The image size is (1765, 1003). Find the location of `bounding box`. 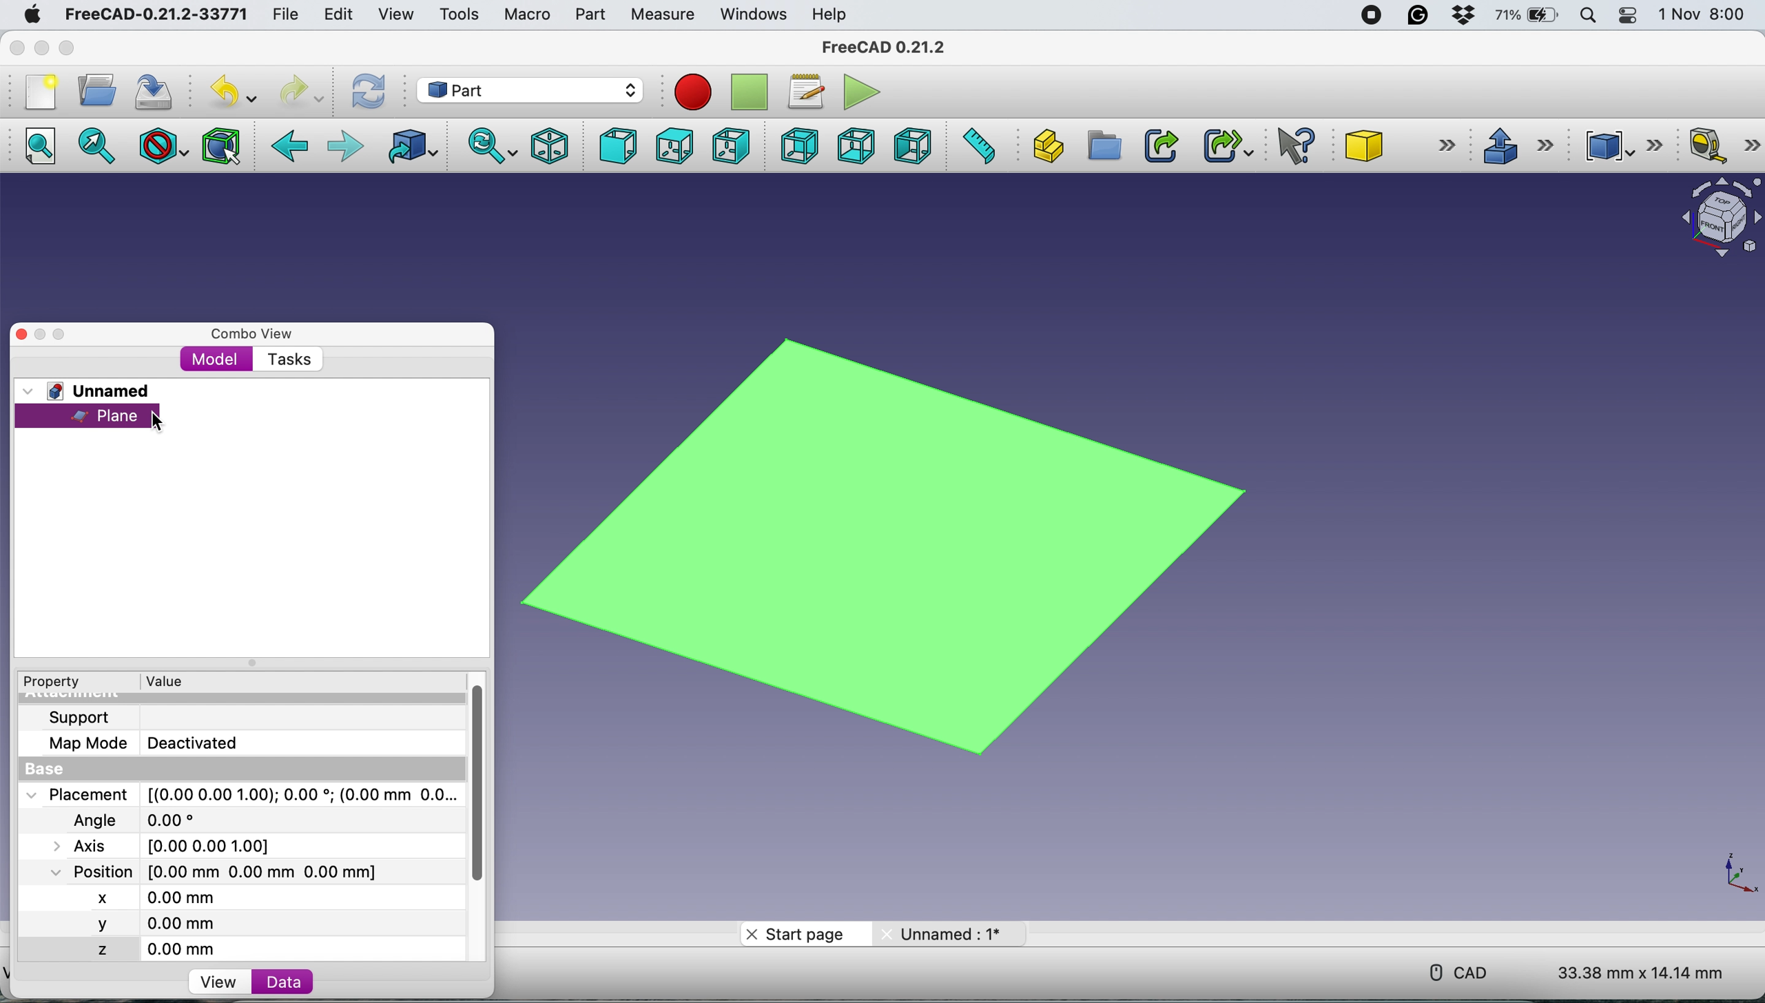

bounding box is located at coordinates (221, 146).